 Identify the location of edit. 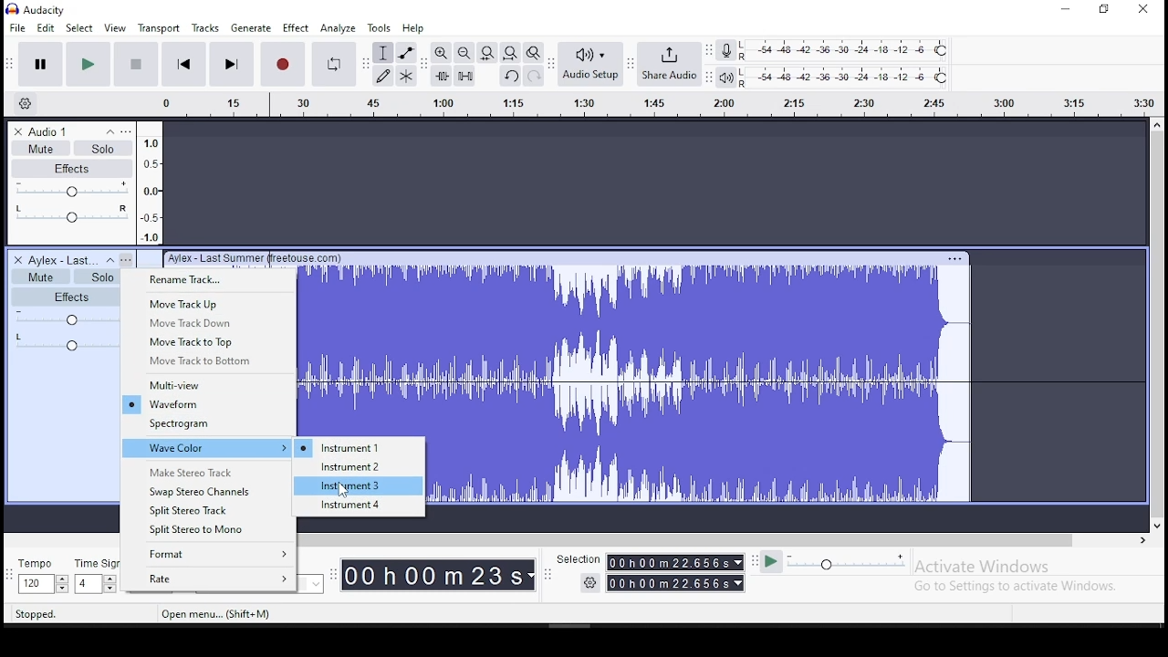
(45, 28).